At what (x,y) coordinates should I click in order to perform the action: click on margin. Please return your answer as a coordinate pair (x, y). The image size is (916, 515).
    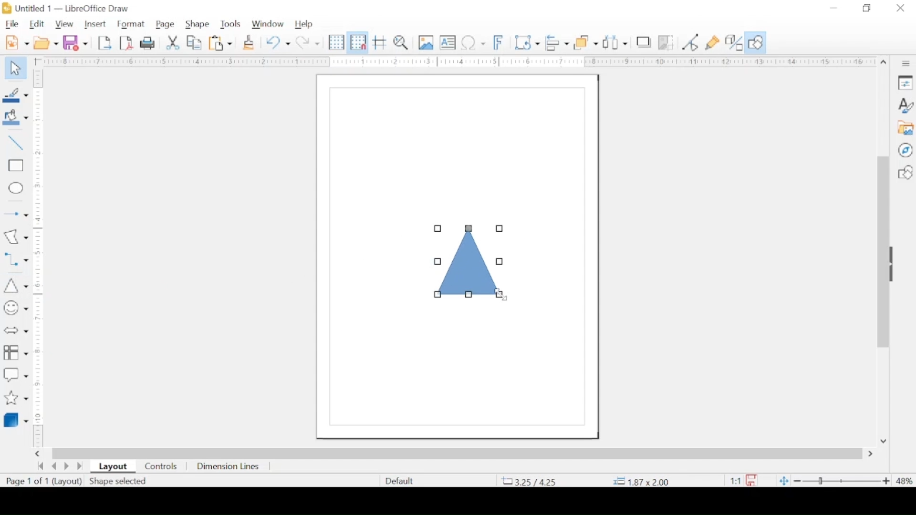
    Looking at the image, I should click on (40, 259).